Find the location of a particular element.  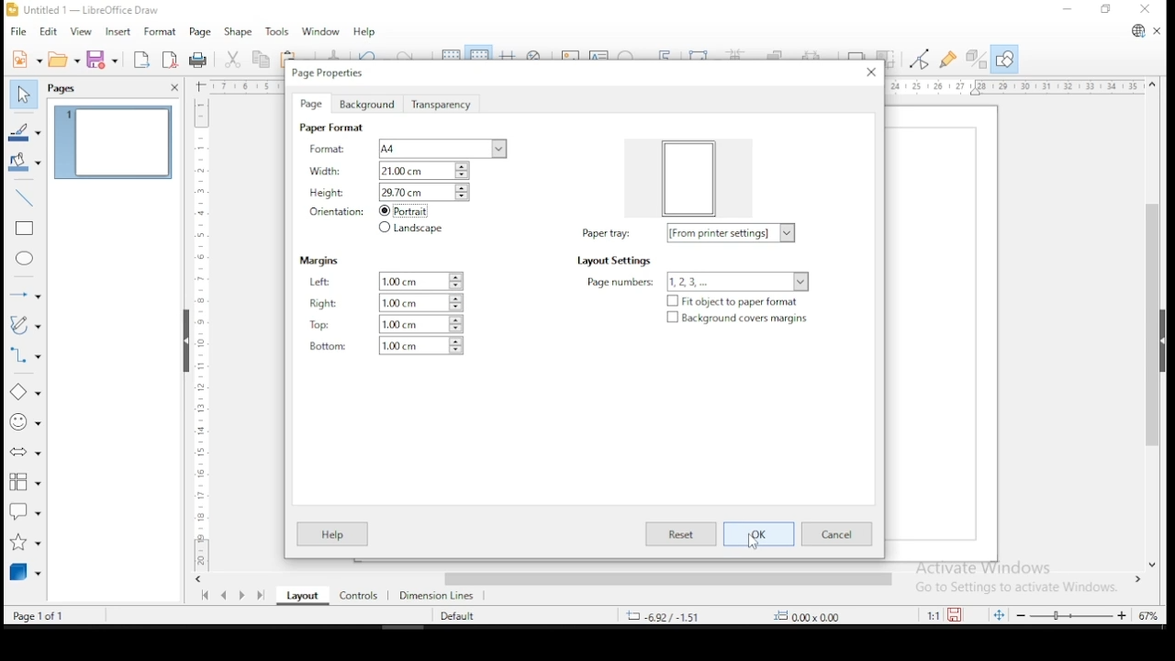

paste is located at coordinates (294, 55).